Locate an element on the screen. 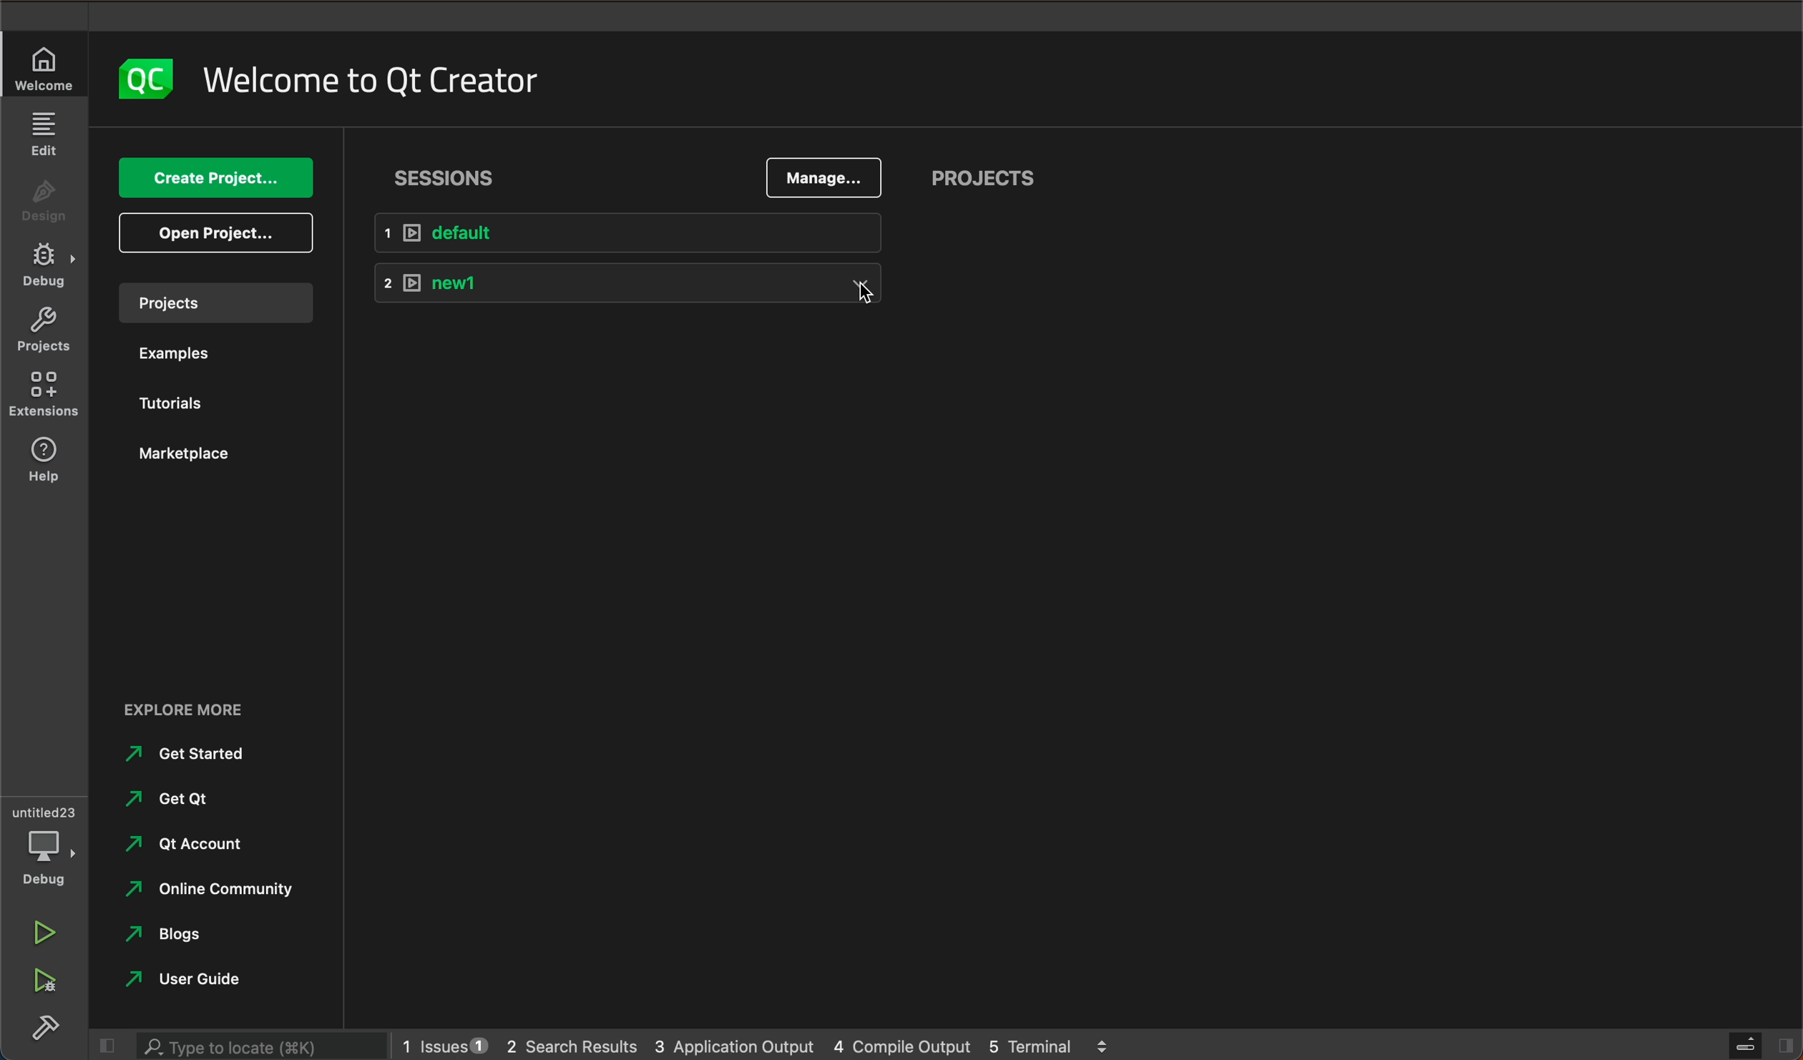 This screenshot has width=1803, height=1060. cursor is located at coordinates (873, 296).